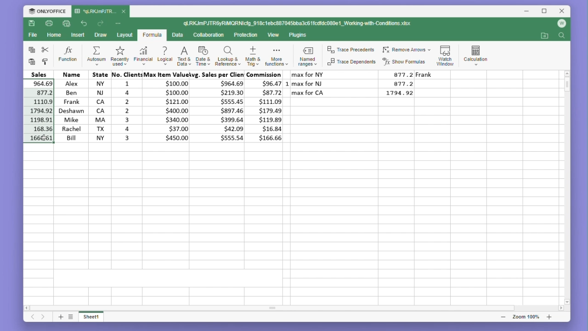 This screenshot has width=588, height=331. What do you see at coordinates (44, 318) in the screenshot?
I see `Next sheet` at bounding box center [44, 318].